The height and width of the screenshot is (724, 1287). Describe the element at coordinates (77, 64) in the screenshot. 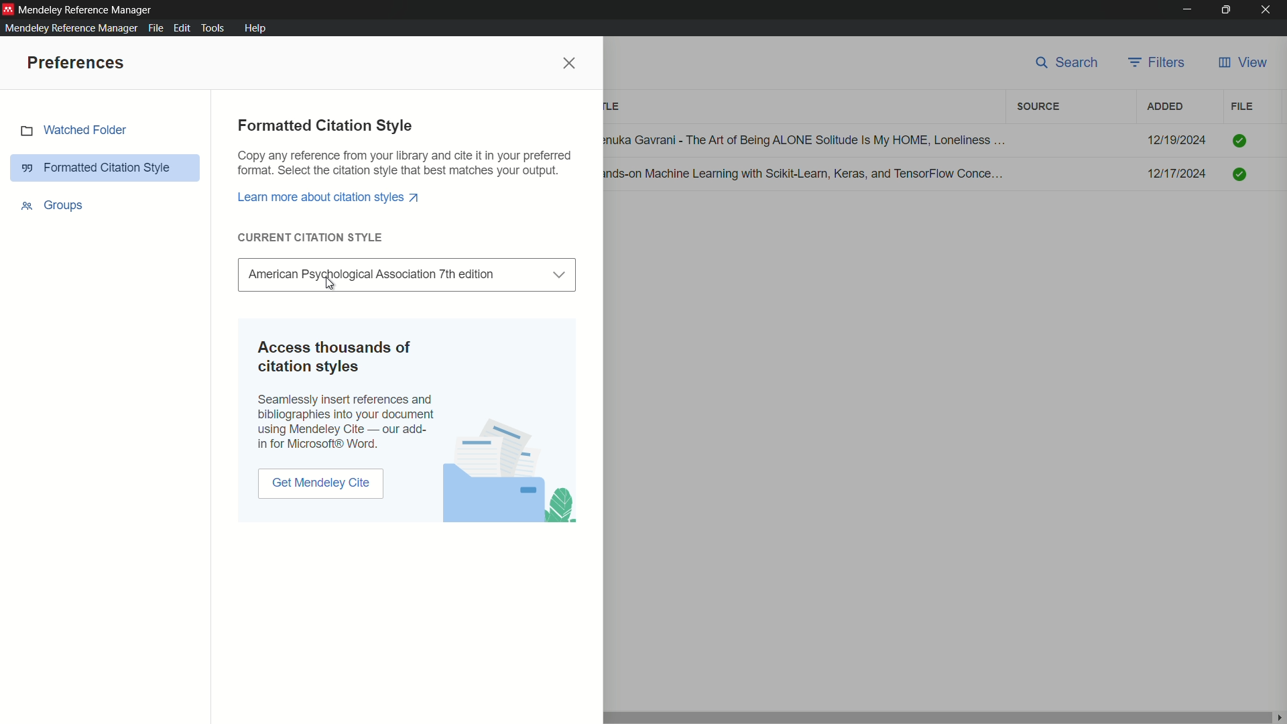

I see `preferences` at that location.